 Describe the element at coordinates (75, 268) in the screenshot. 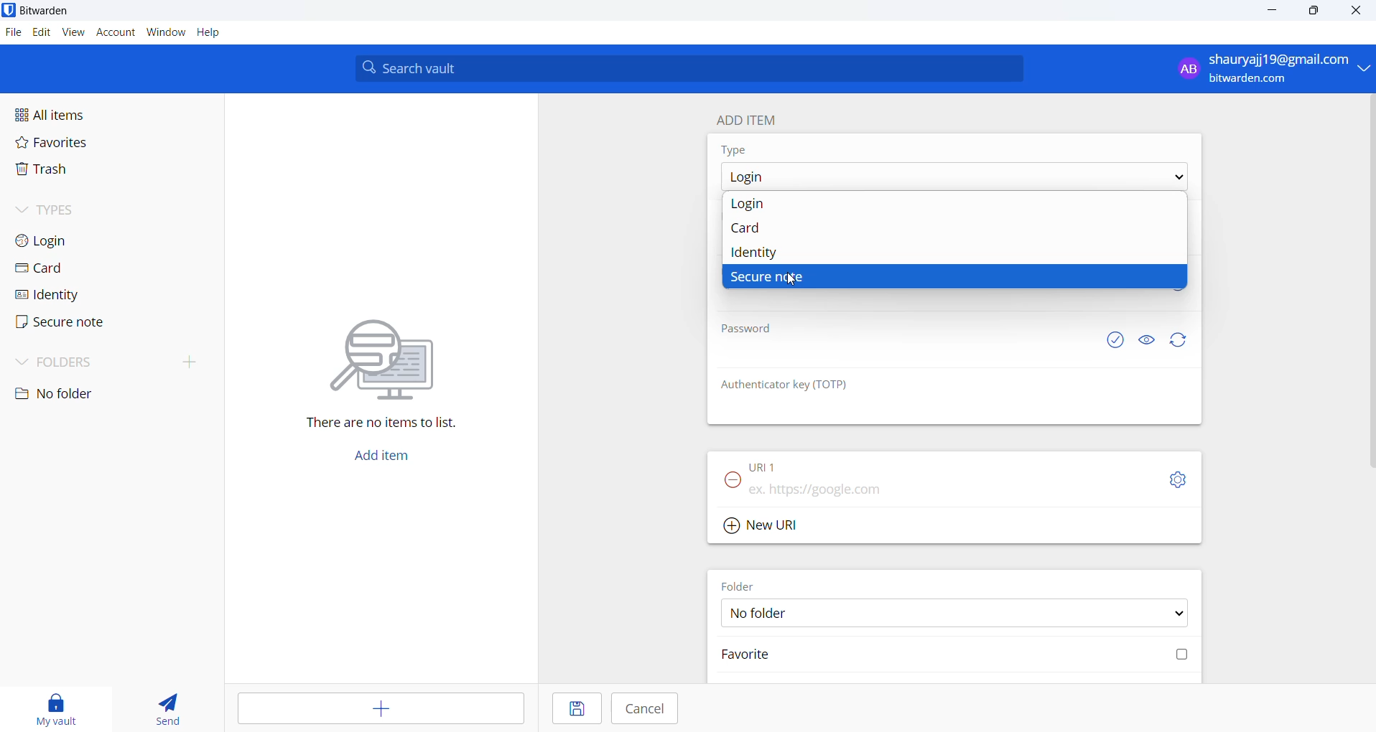

I see `card` at that location.